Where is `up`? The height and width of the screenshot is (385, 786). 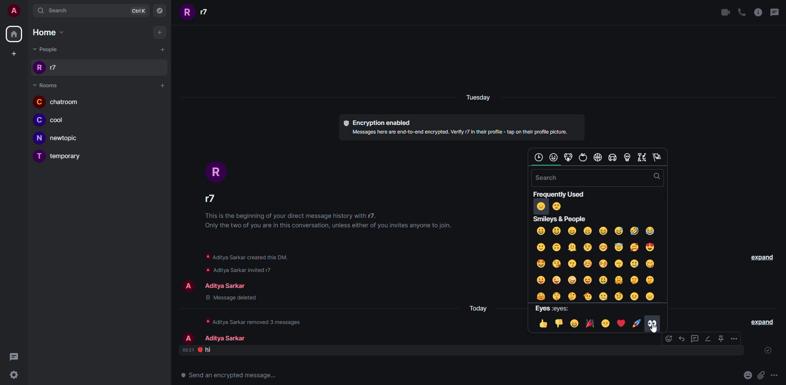 up is located at coordinates (543, 324).